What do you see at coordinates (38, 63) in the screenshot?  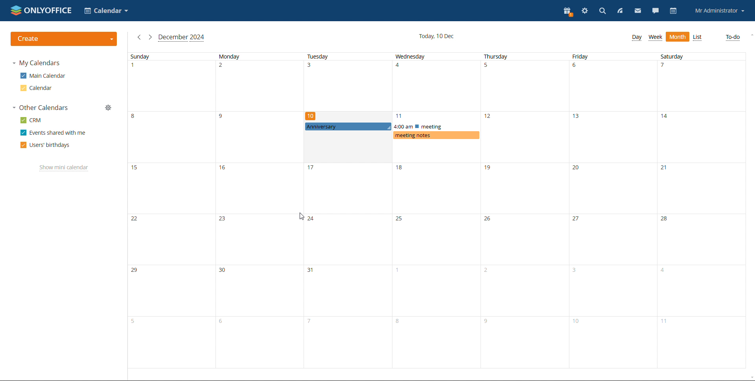 I see `my calendars` at bounding box center [38, 63].